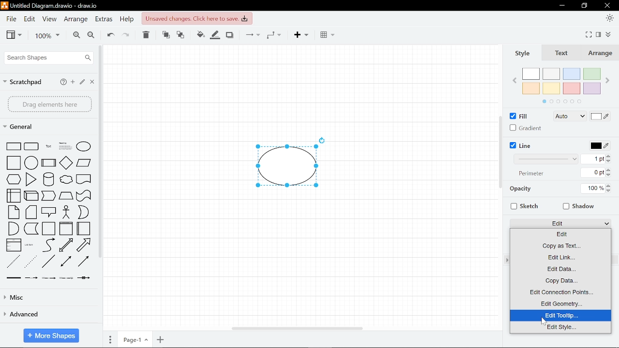 Image resolution: width=619 pixels, height=348 pixels. I want to click on Fullscreen, so click(589, 34).